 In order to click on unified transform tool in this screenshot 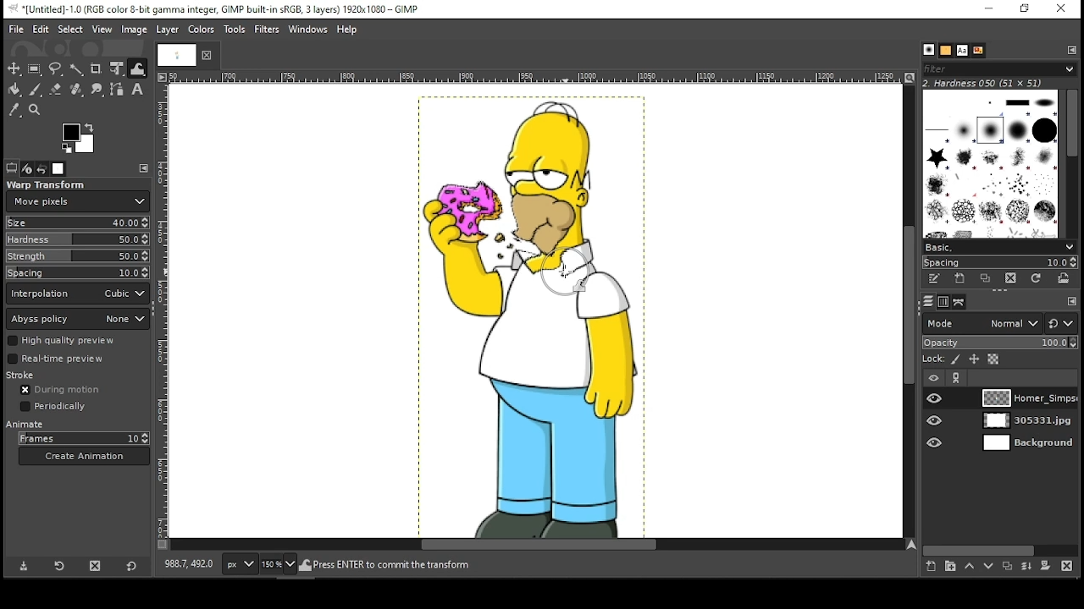, I will do `click(119, 69)`.